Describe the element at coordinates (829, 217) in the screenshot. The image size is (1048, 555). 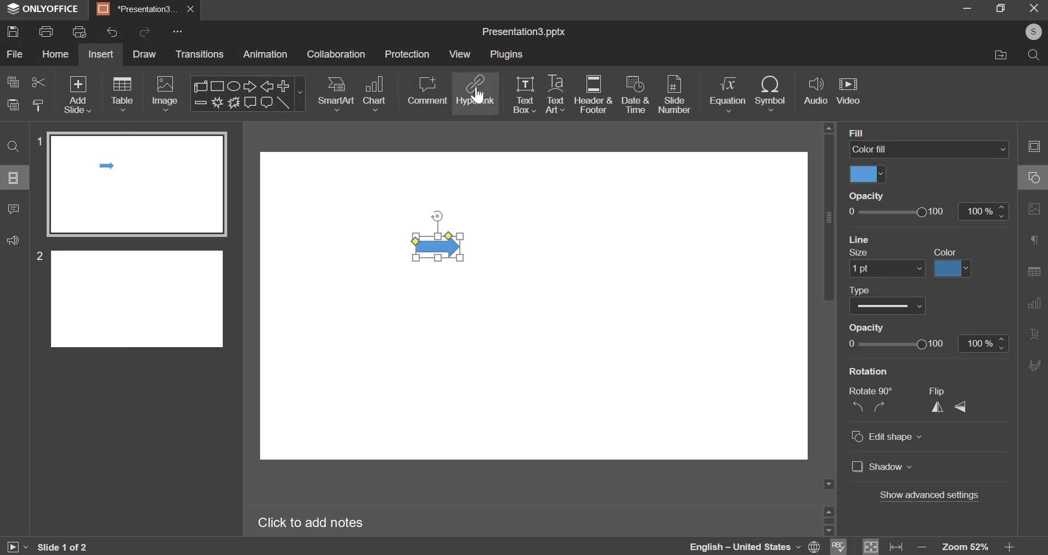
I see `vertical scrollbar` at that location.